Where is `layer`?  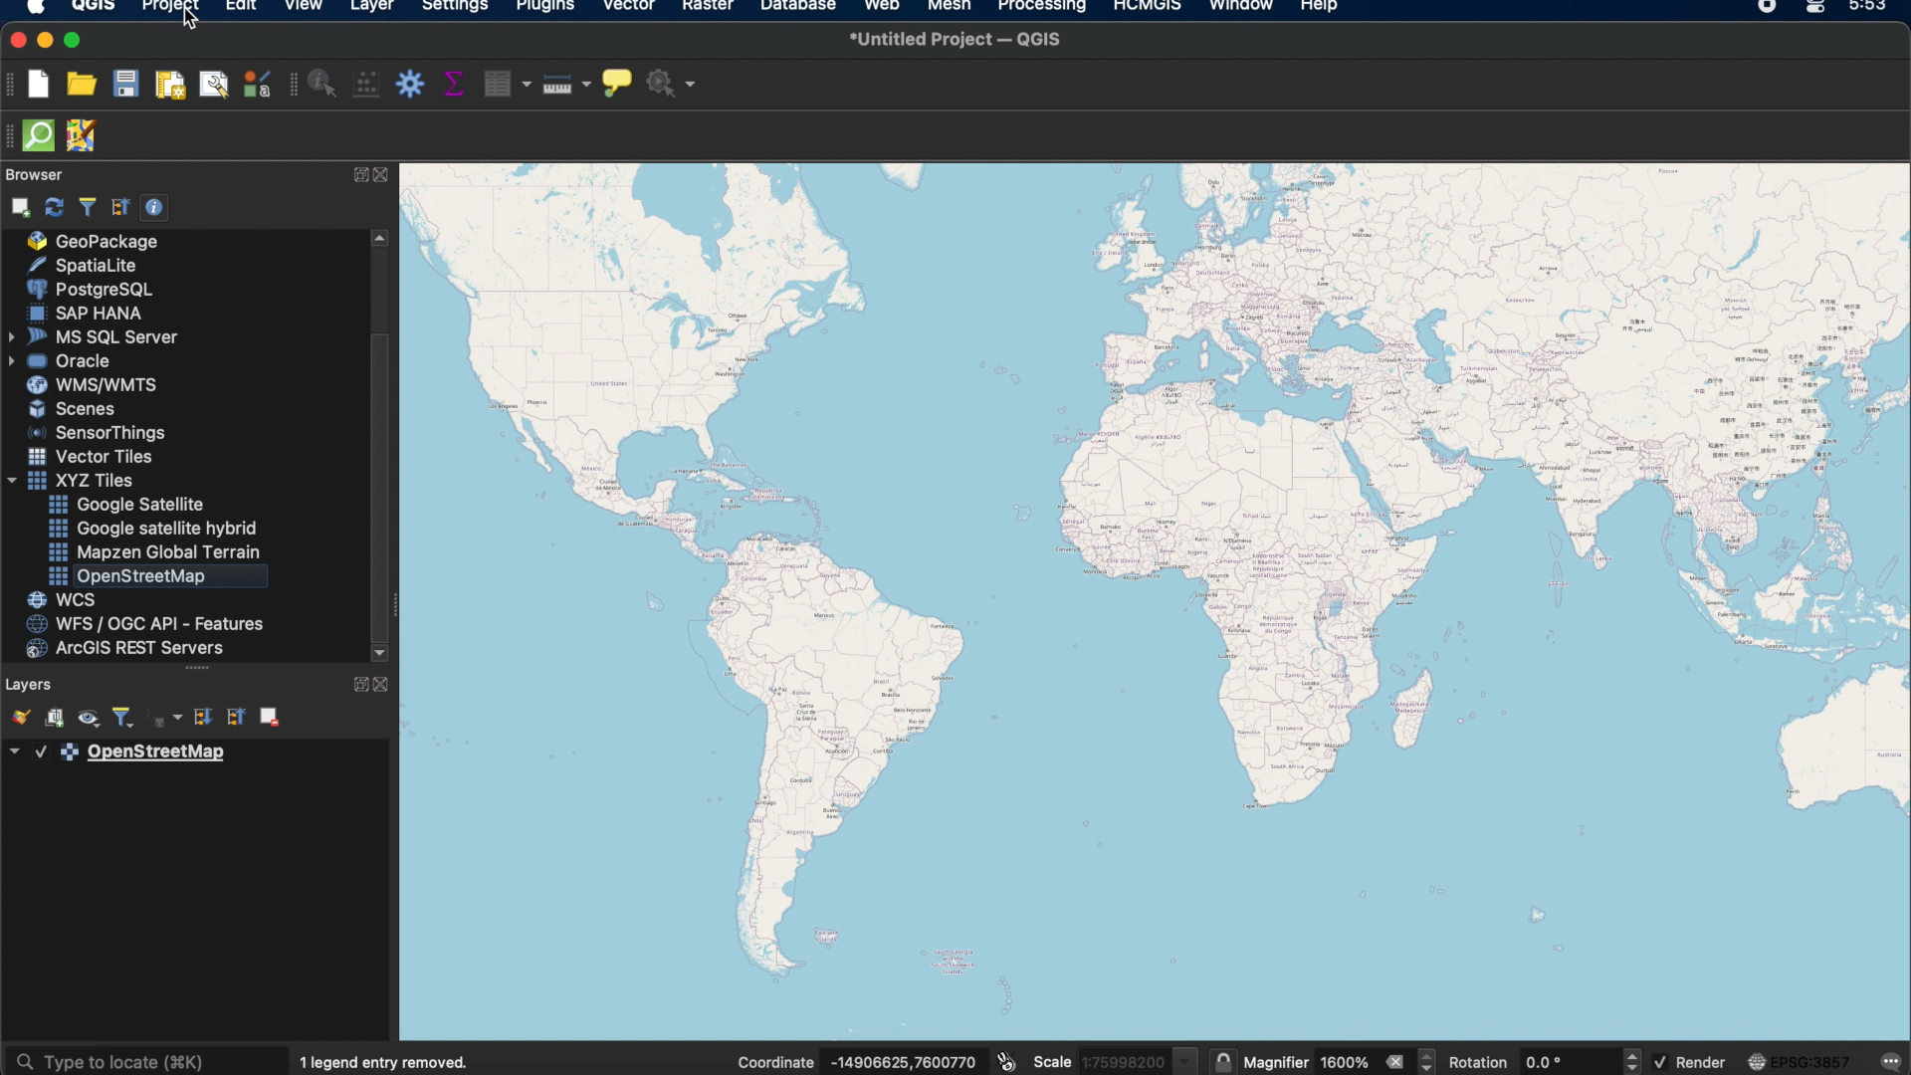 layer is located at coordinates (117, 755).